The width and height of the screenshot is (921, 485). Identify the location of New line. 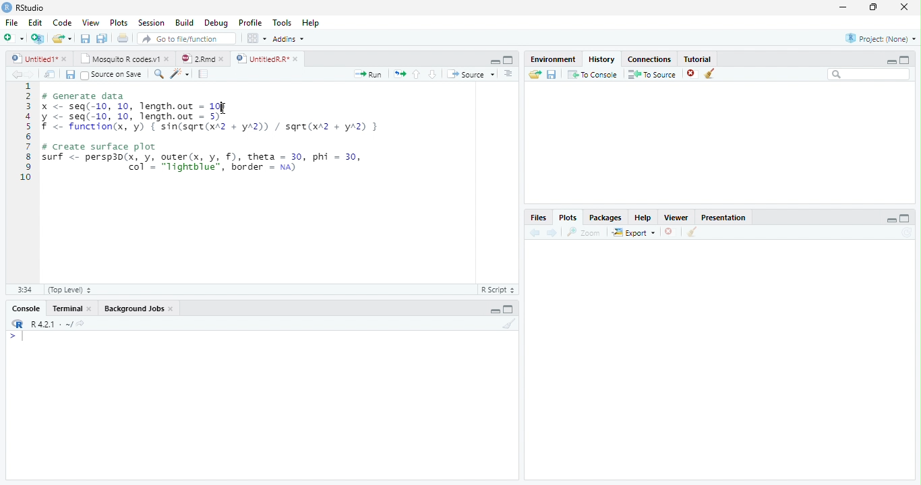
(16, 338).